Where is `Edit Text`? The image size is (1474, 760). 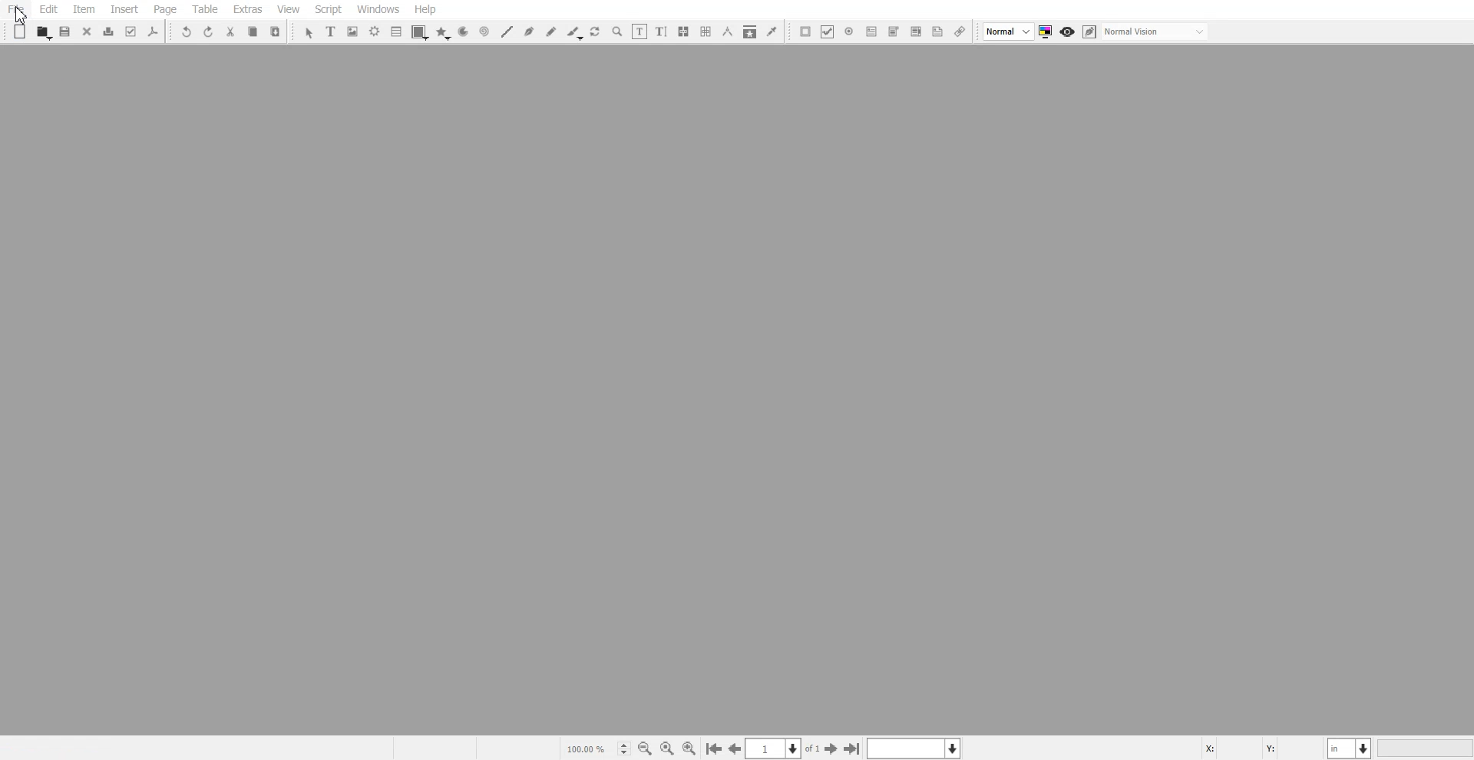
Edit Text is located at coordinates (661, 31).